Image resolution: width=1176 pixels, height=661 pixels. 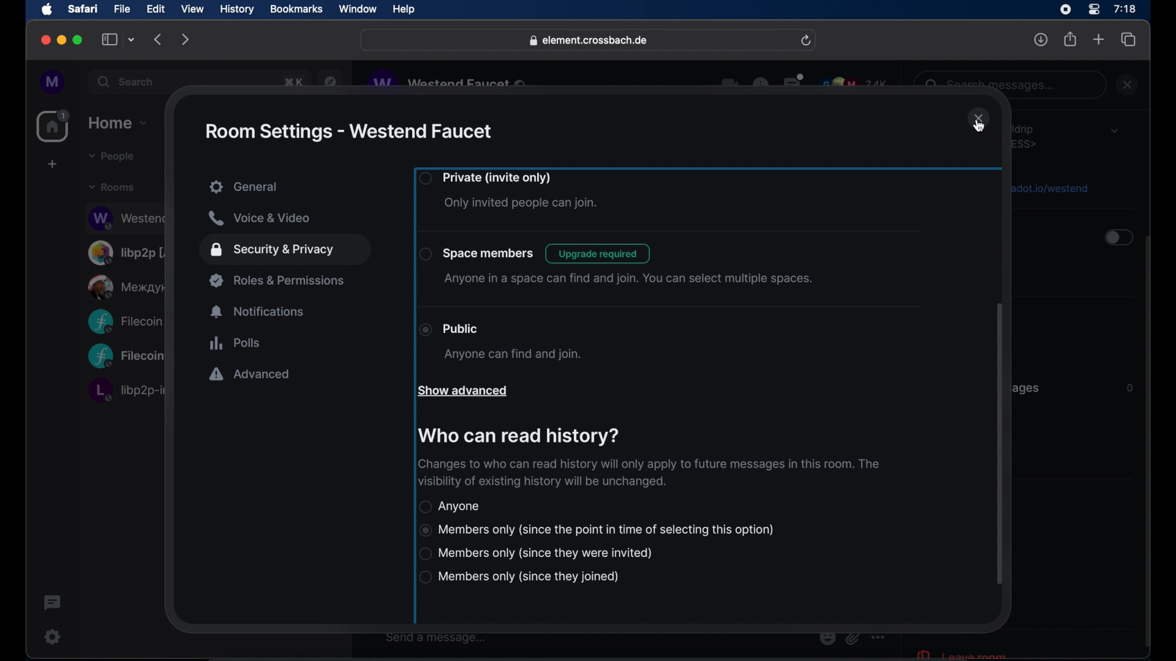 I want to click on member only radio button, so click(x=537, y=553).